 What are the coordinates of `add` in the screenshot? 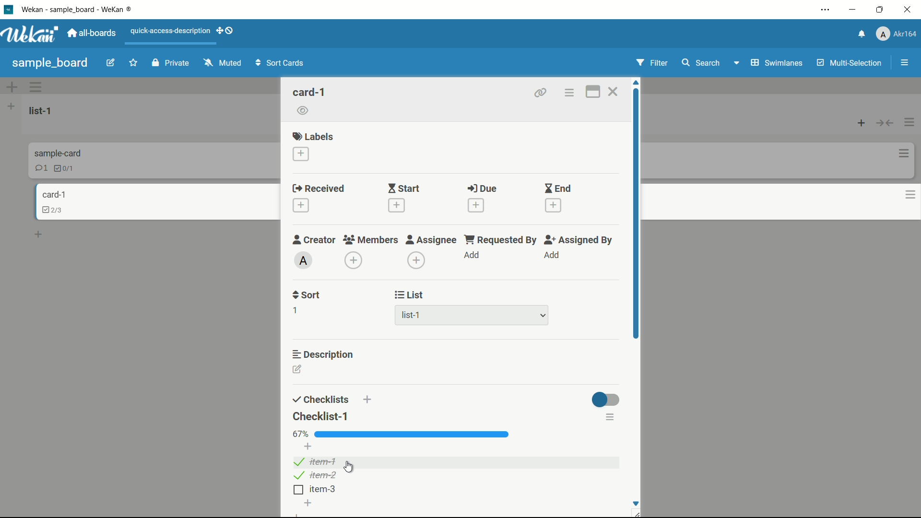 It's located at (553, 257).